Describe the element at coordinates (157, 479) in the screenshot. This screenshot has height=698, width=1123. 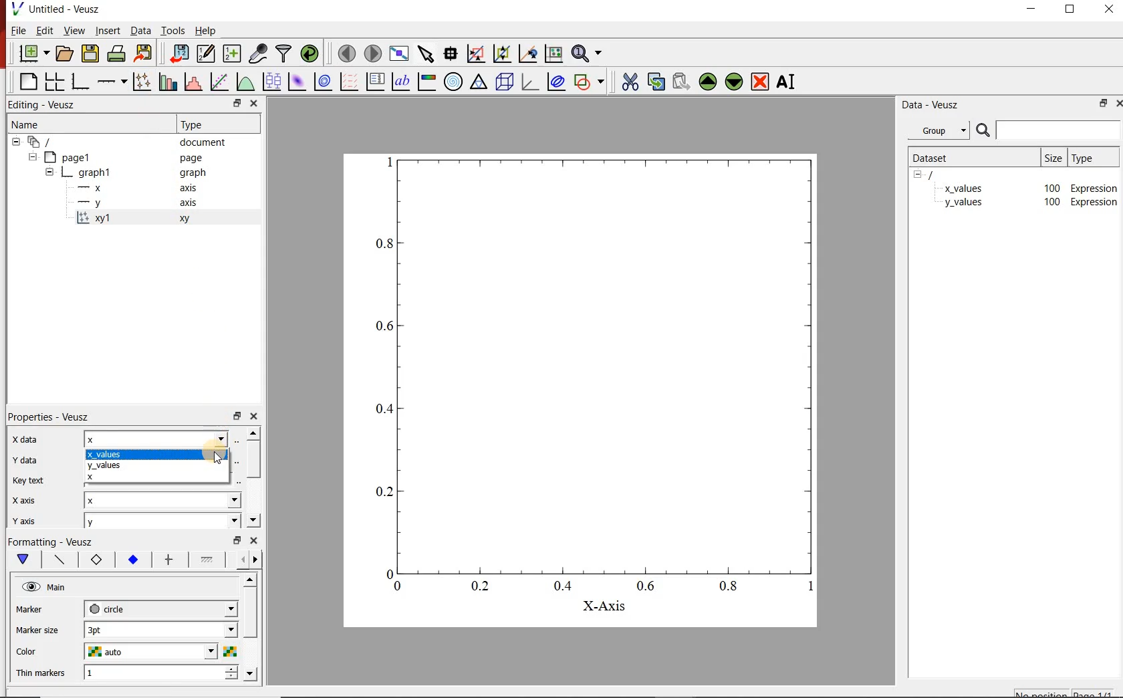
I see `x` at that location.